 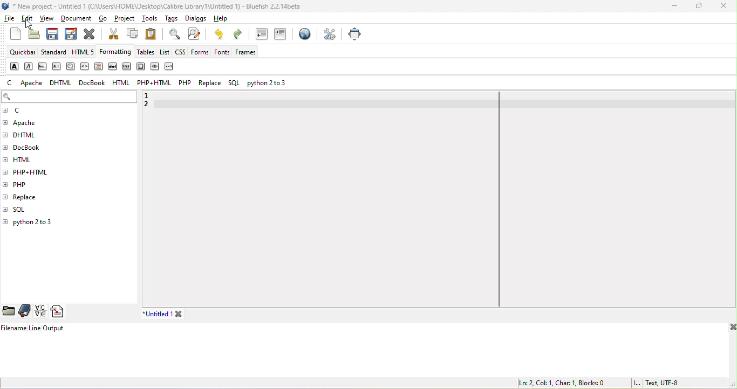 What do you see at coordinates (240, 36) in the screenshot?
I see `redo` at bounding box center [240, 36].